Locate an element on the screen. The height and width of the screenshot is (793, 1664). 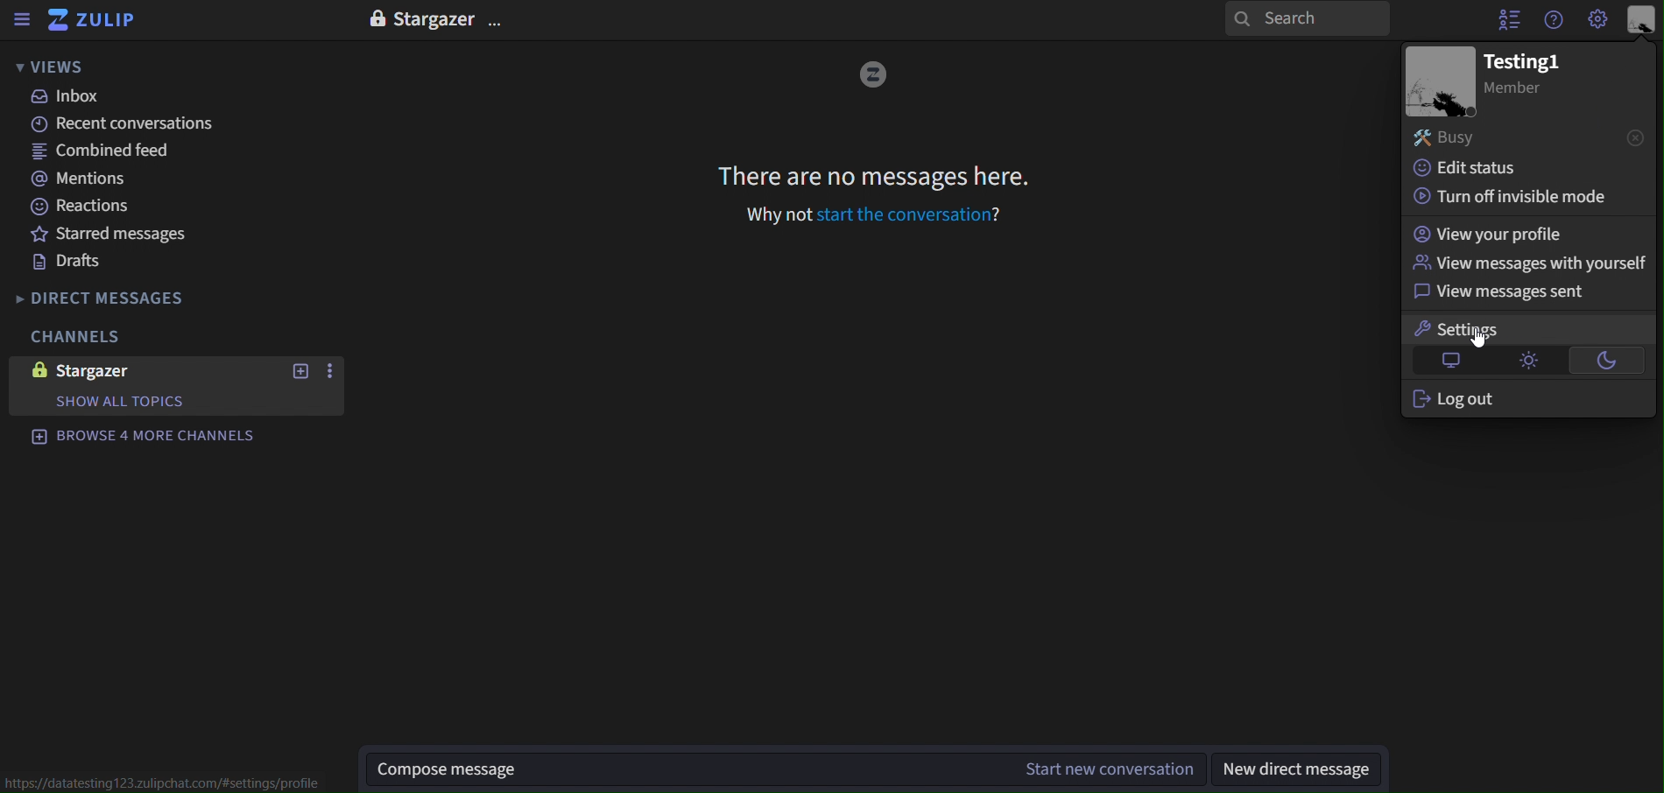
search is located at coordinates (1302, 21).